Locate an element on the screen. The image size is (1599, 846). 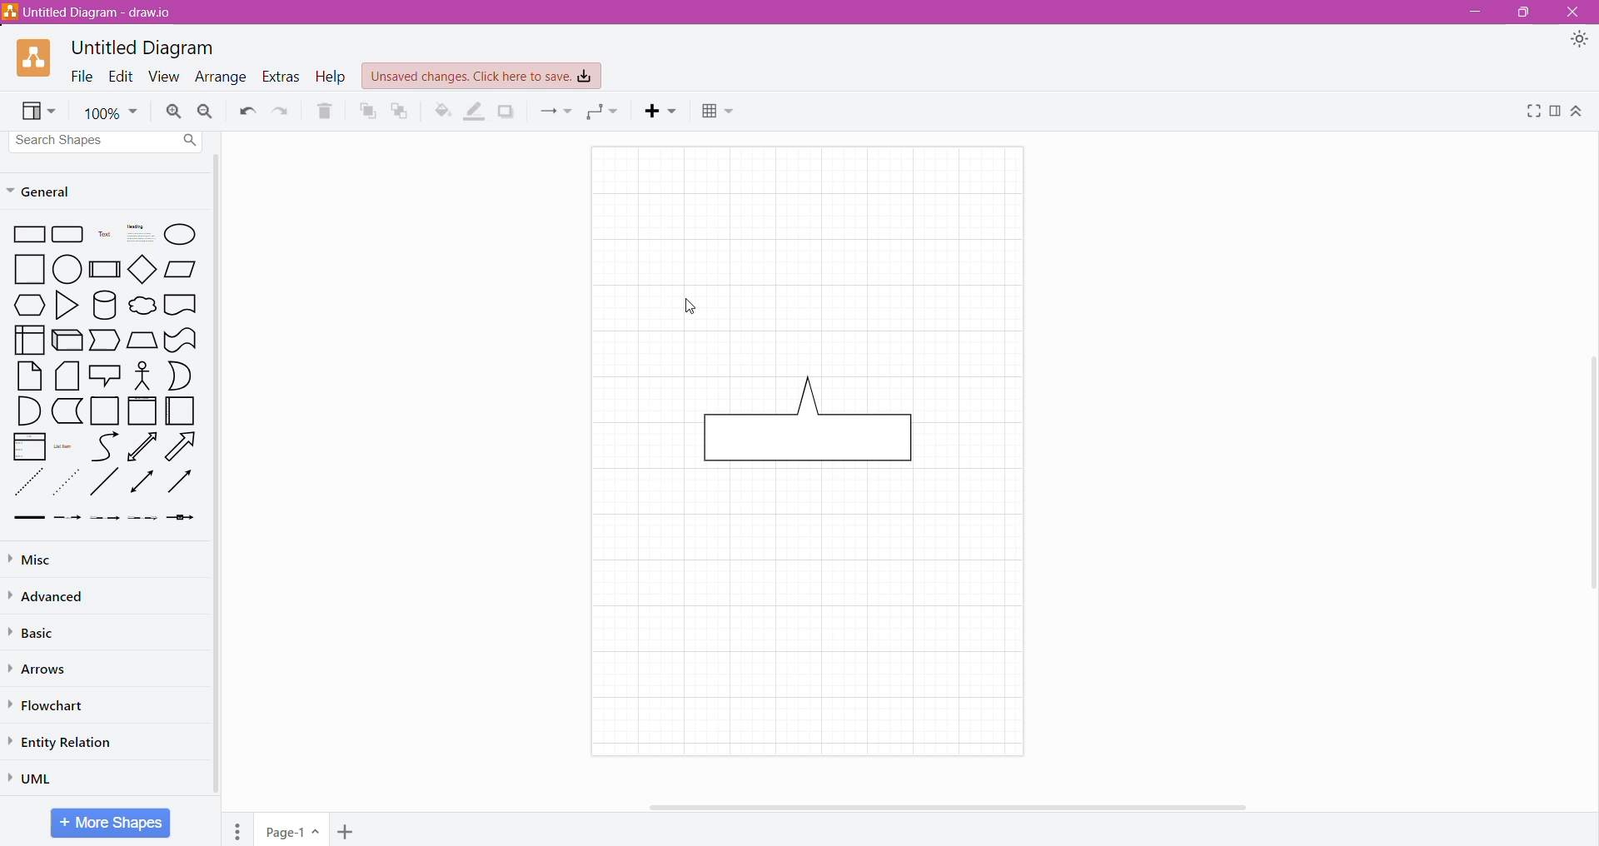
To Front is located at coordinates (366, 111).